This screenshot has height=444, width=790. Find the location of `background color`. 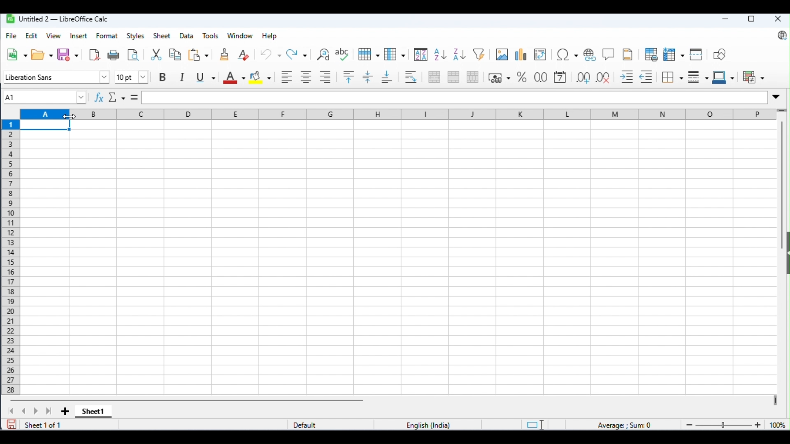

background color is located at coordinates (261, 76).